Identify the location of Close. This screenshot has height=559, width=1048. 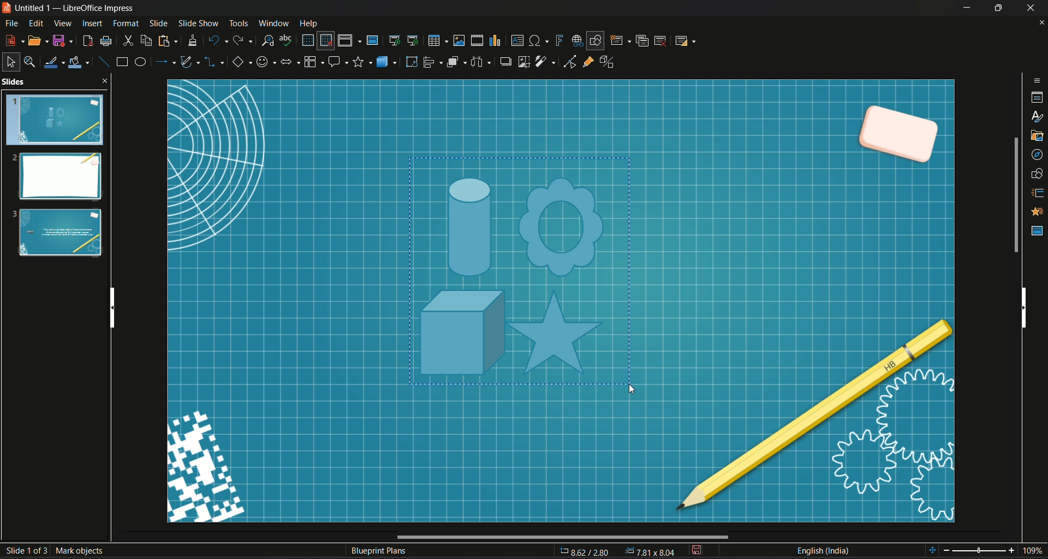
(1032, 8).